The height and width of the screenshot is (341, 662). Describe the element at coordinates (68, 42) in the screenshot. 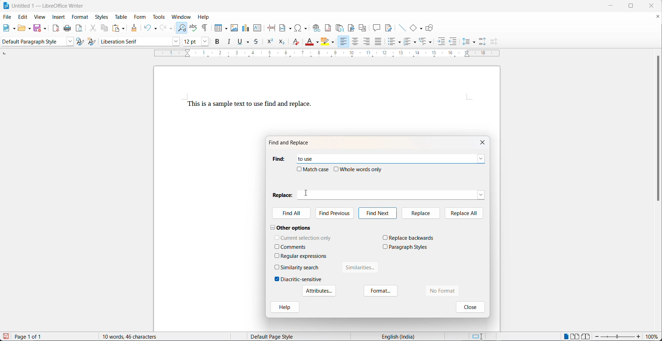

I see `style options` at that location.